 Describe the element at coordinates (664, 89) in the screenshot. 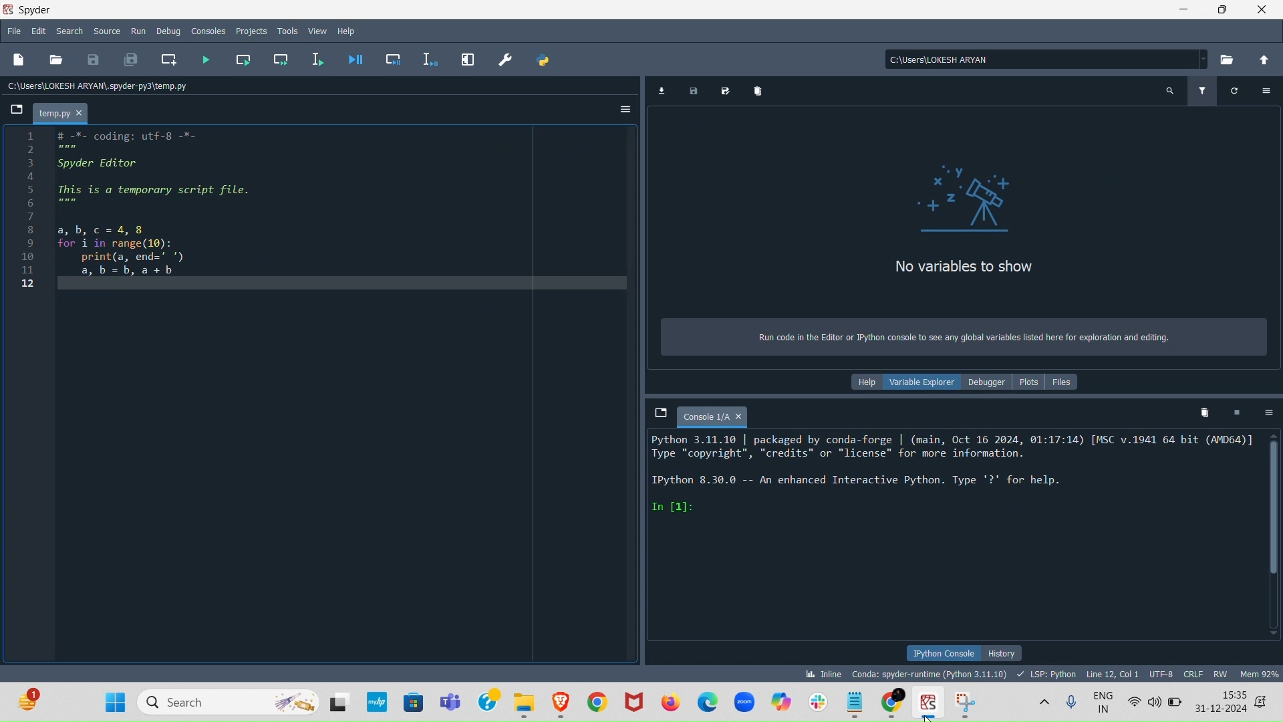

I see `Import data` at that location.